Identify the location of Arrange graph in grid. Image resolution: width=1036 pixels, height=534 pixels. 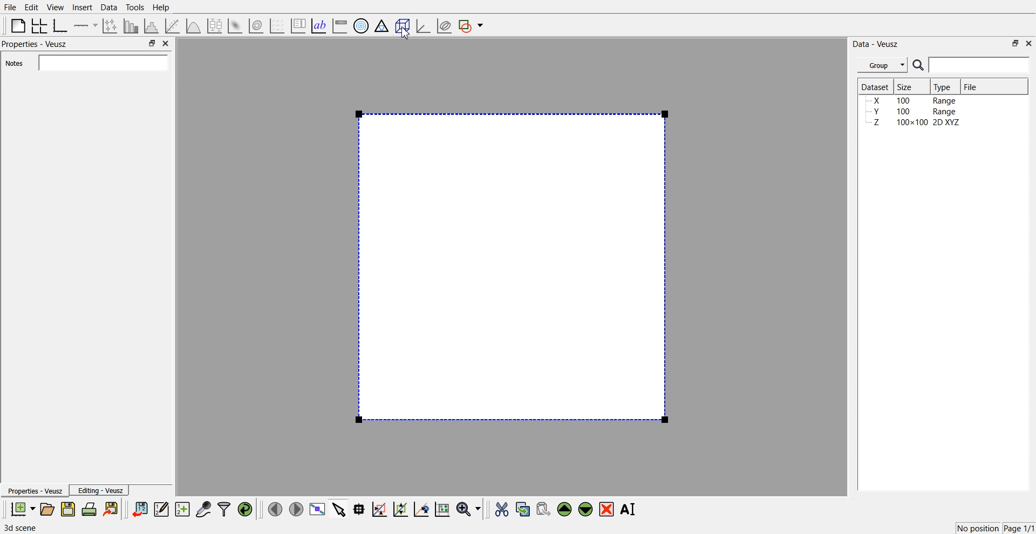
(39, 26).